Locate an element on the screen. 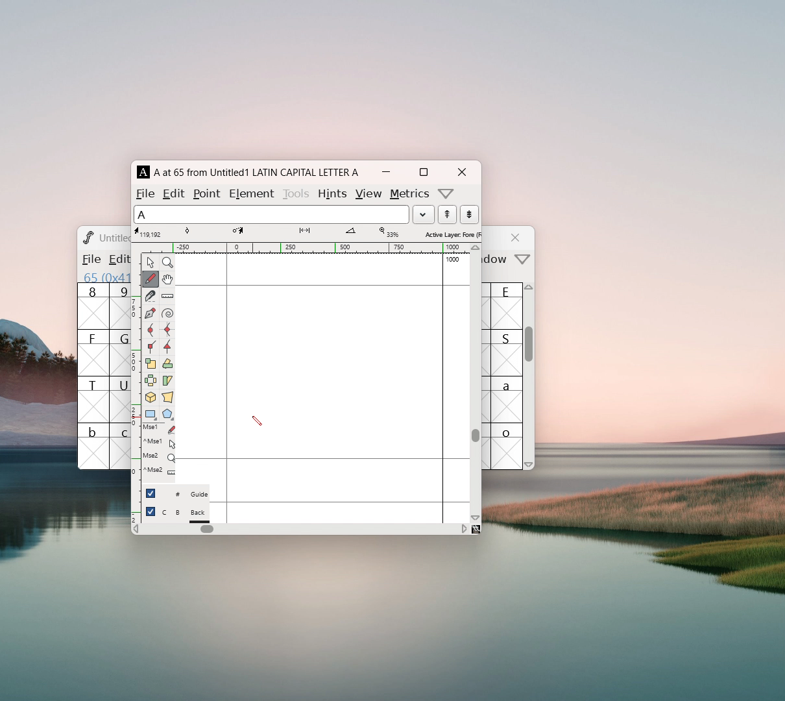 This screenshot has width=785, height=701. G is located at coordinates (119, 352).